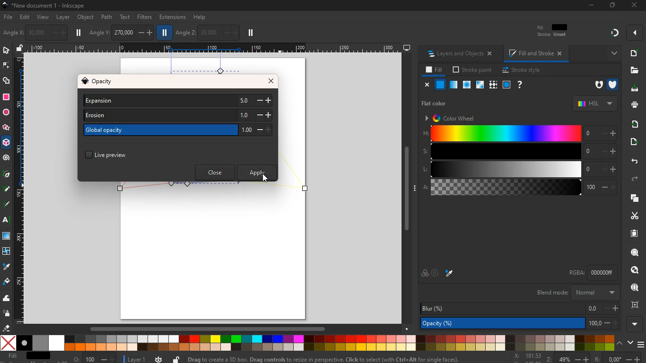 The height and width of the screenshot is (363, 646). Describe the element at coordinates (436, 273) in the screenshot. I see `target` at that location.